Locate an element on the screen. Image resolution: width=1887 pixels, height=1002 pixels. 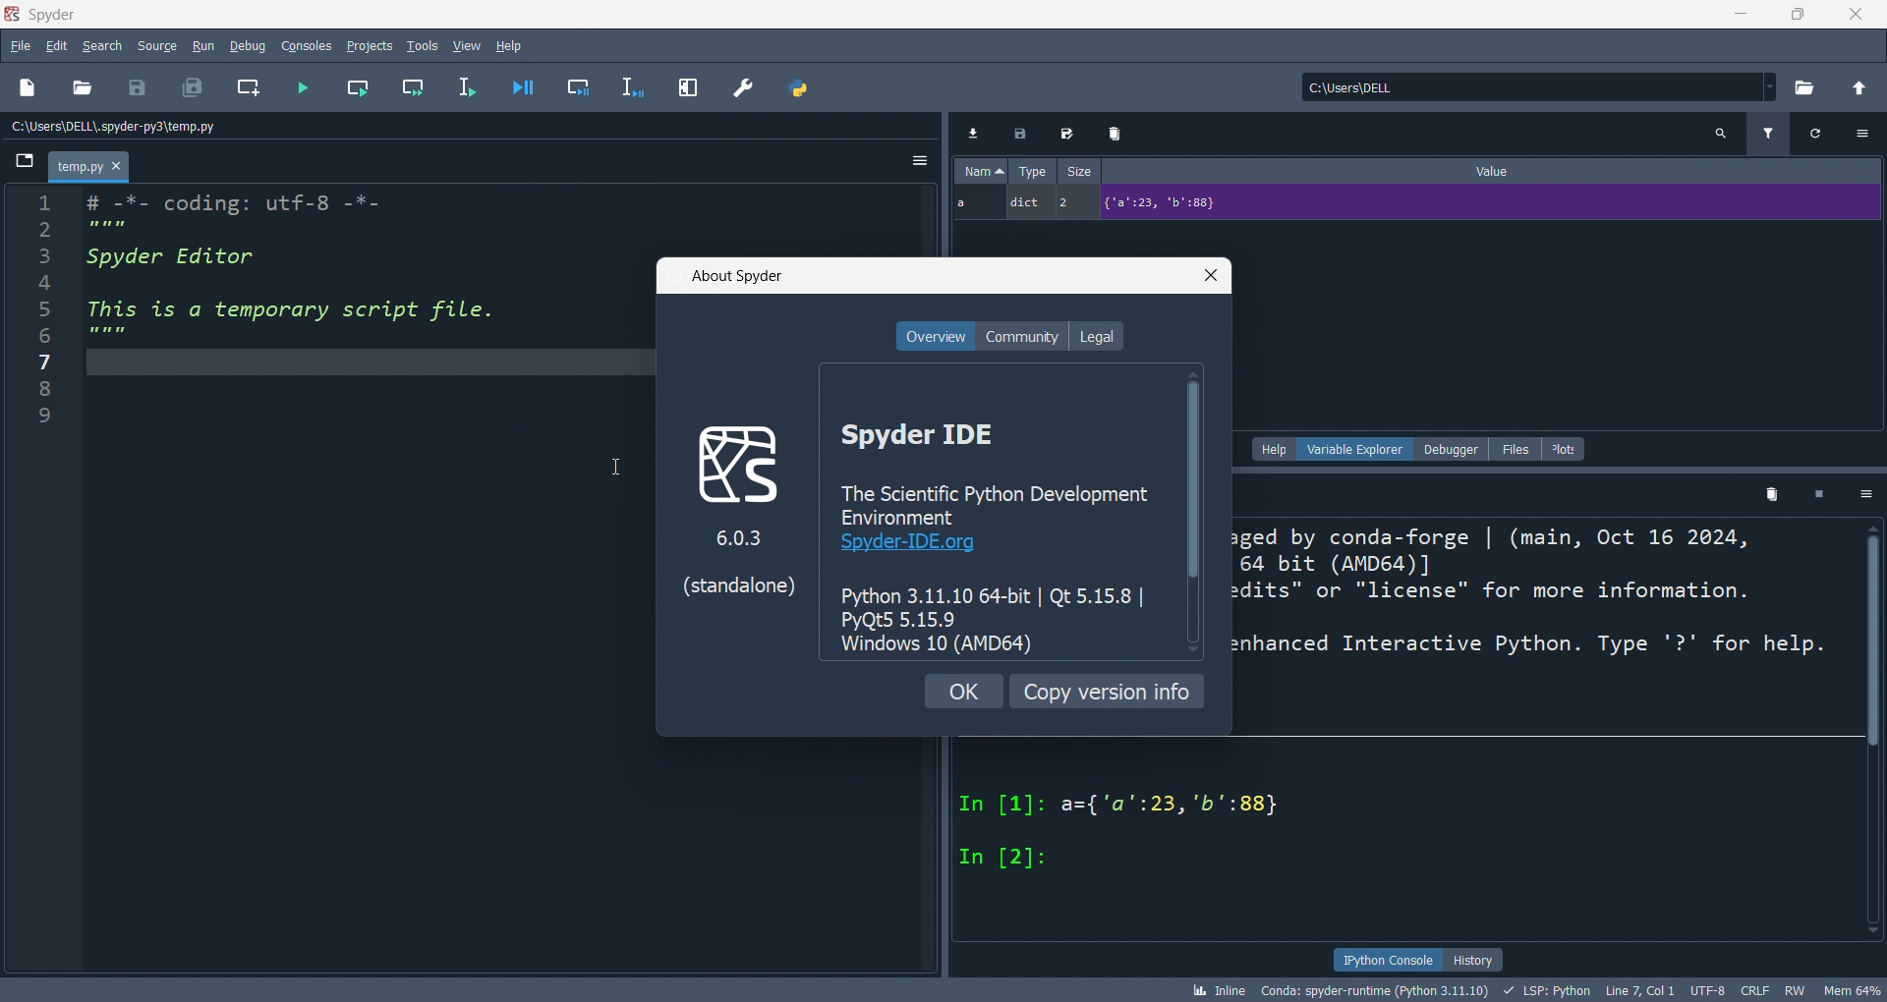
Search is located at coordinates (1720, 135).